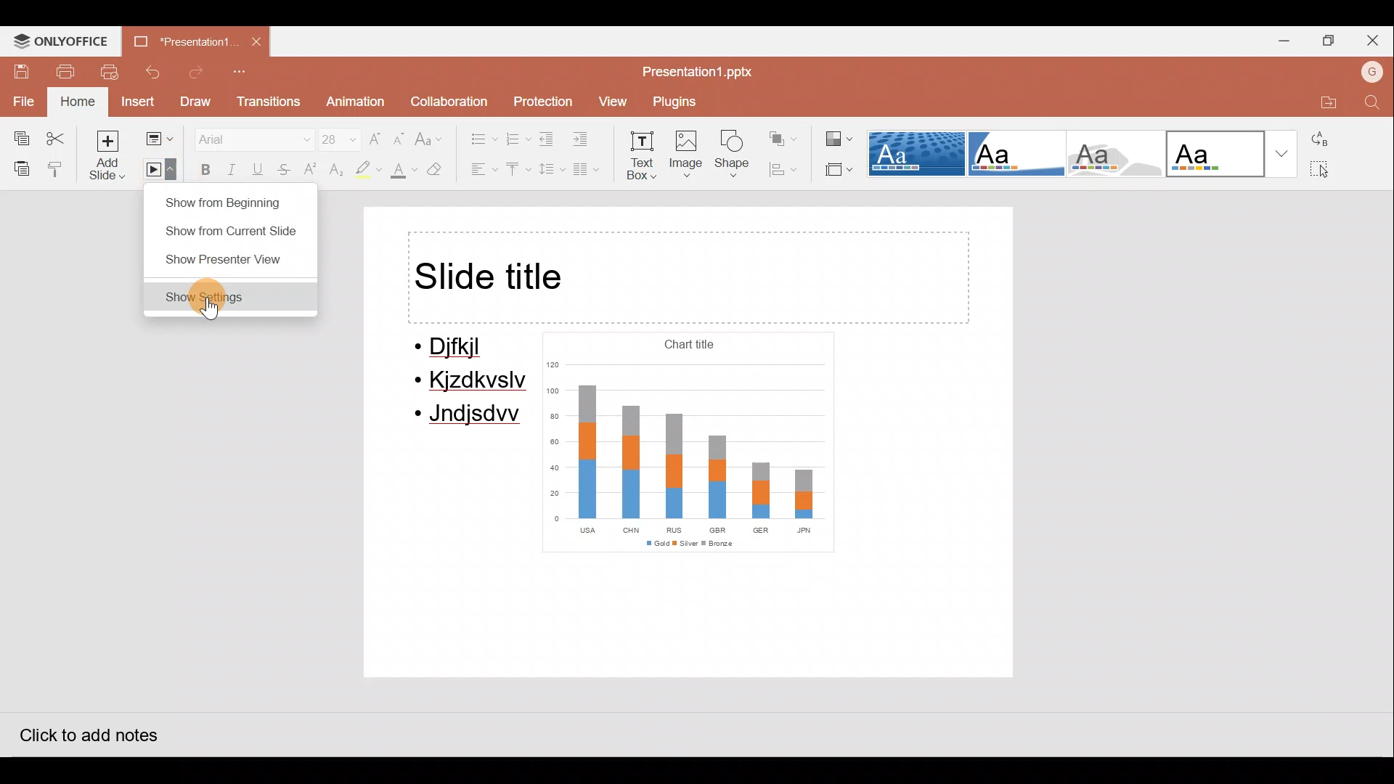  I want to click on Document name, so click(696, 71).